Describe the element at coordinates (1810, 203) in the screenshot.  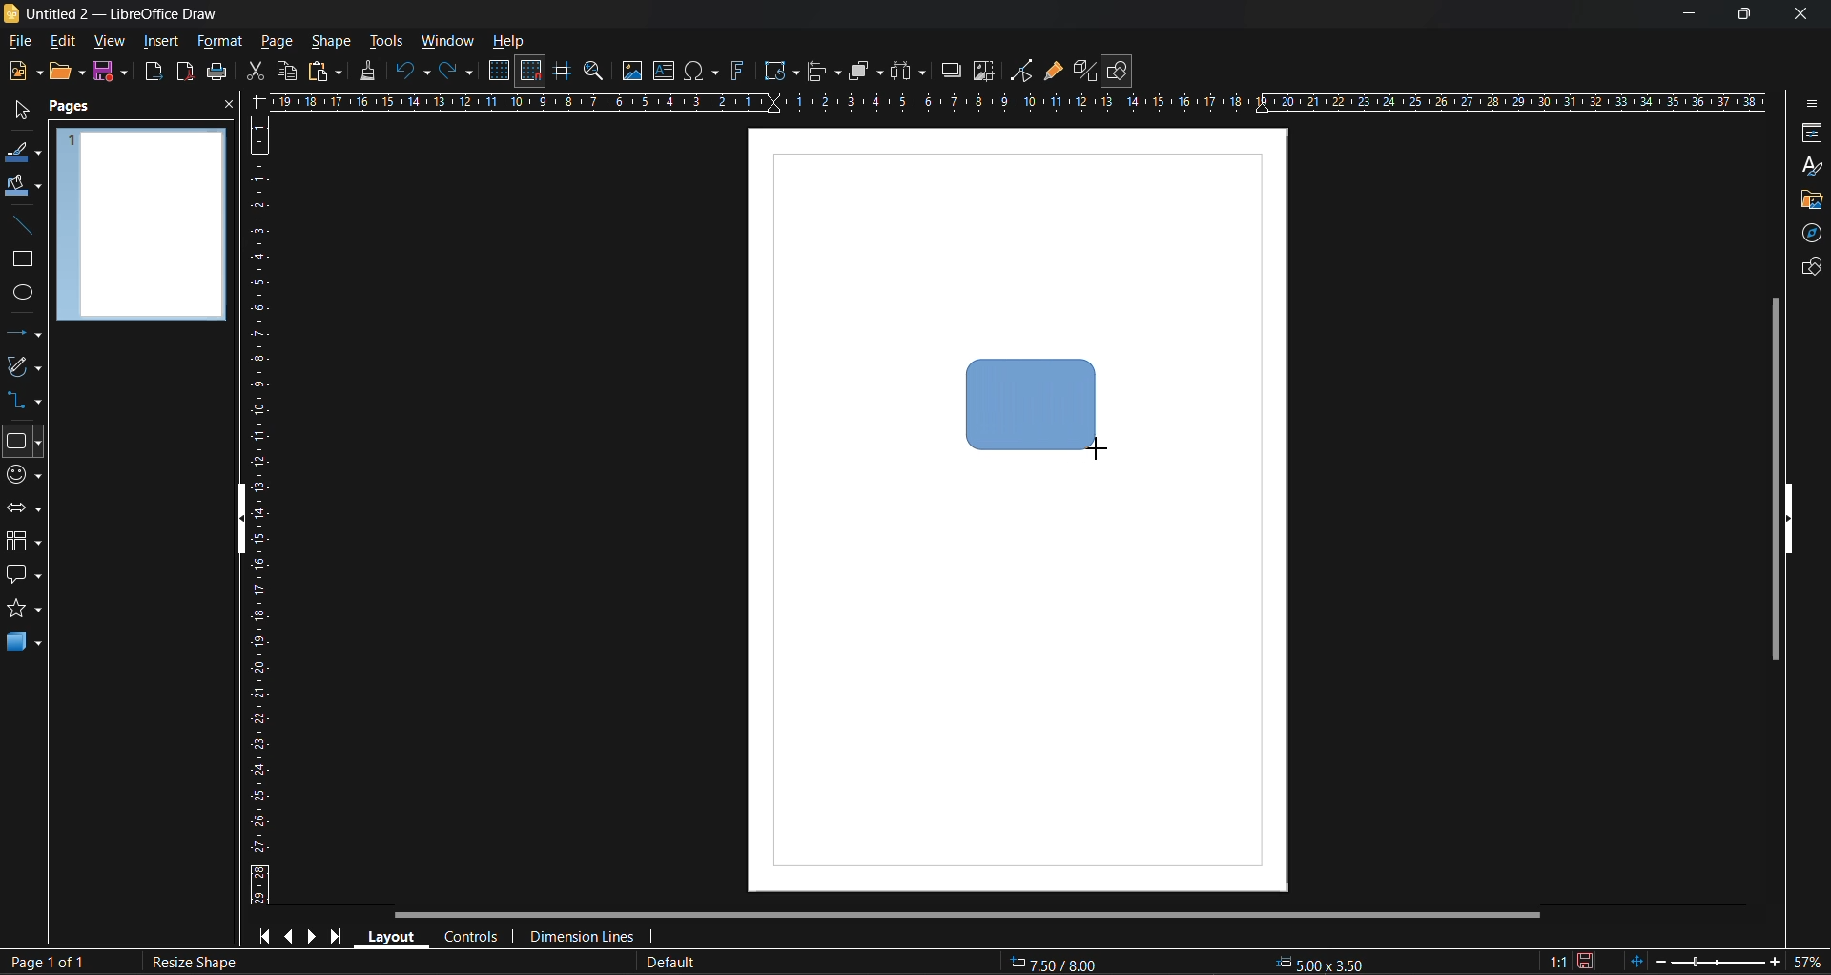
I see `gallery` at that location.